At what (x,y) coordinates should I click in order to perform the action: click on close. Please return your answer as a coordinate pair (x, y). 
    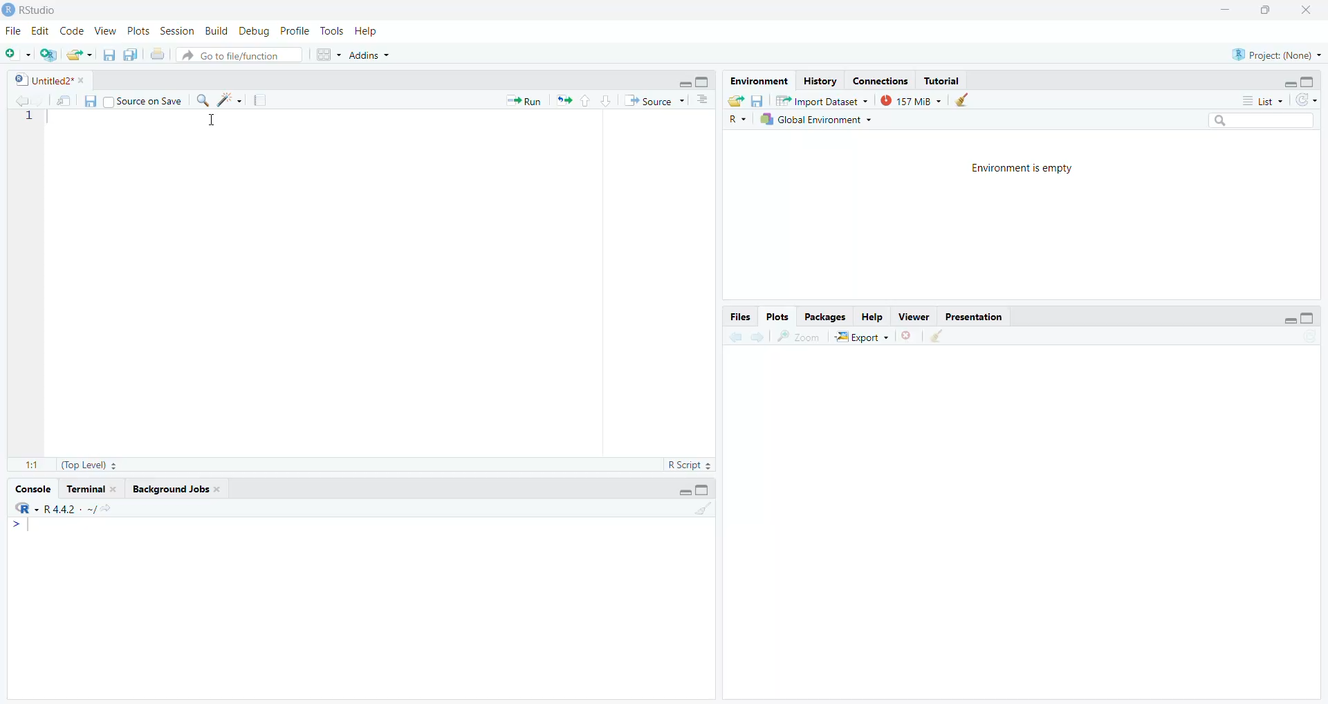
    Looking at the image, I should click on (84, 78).